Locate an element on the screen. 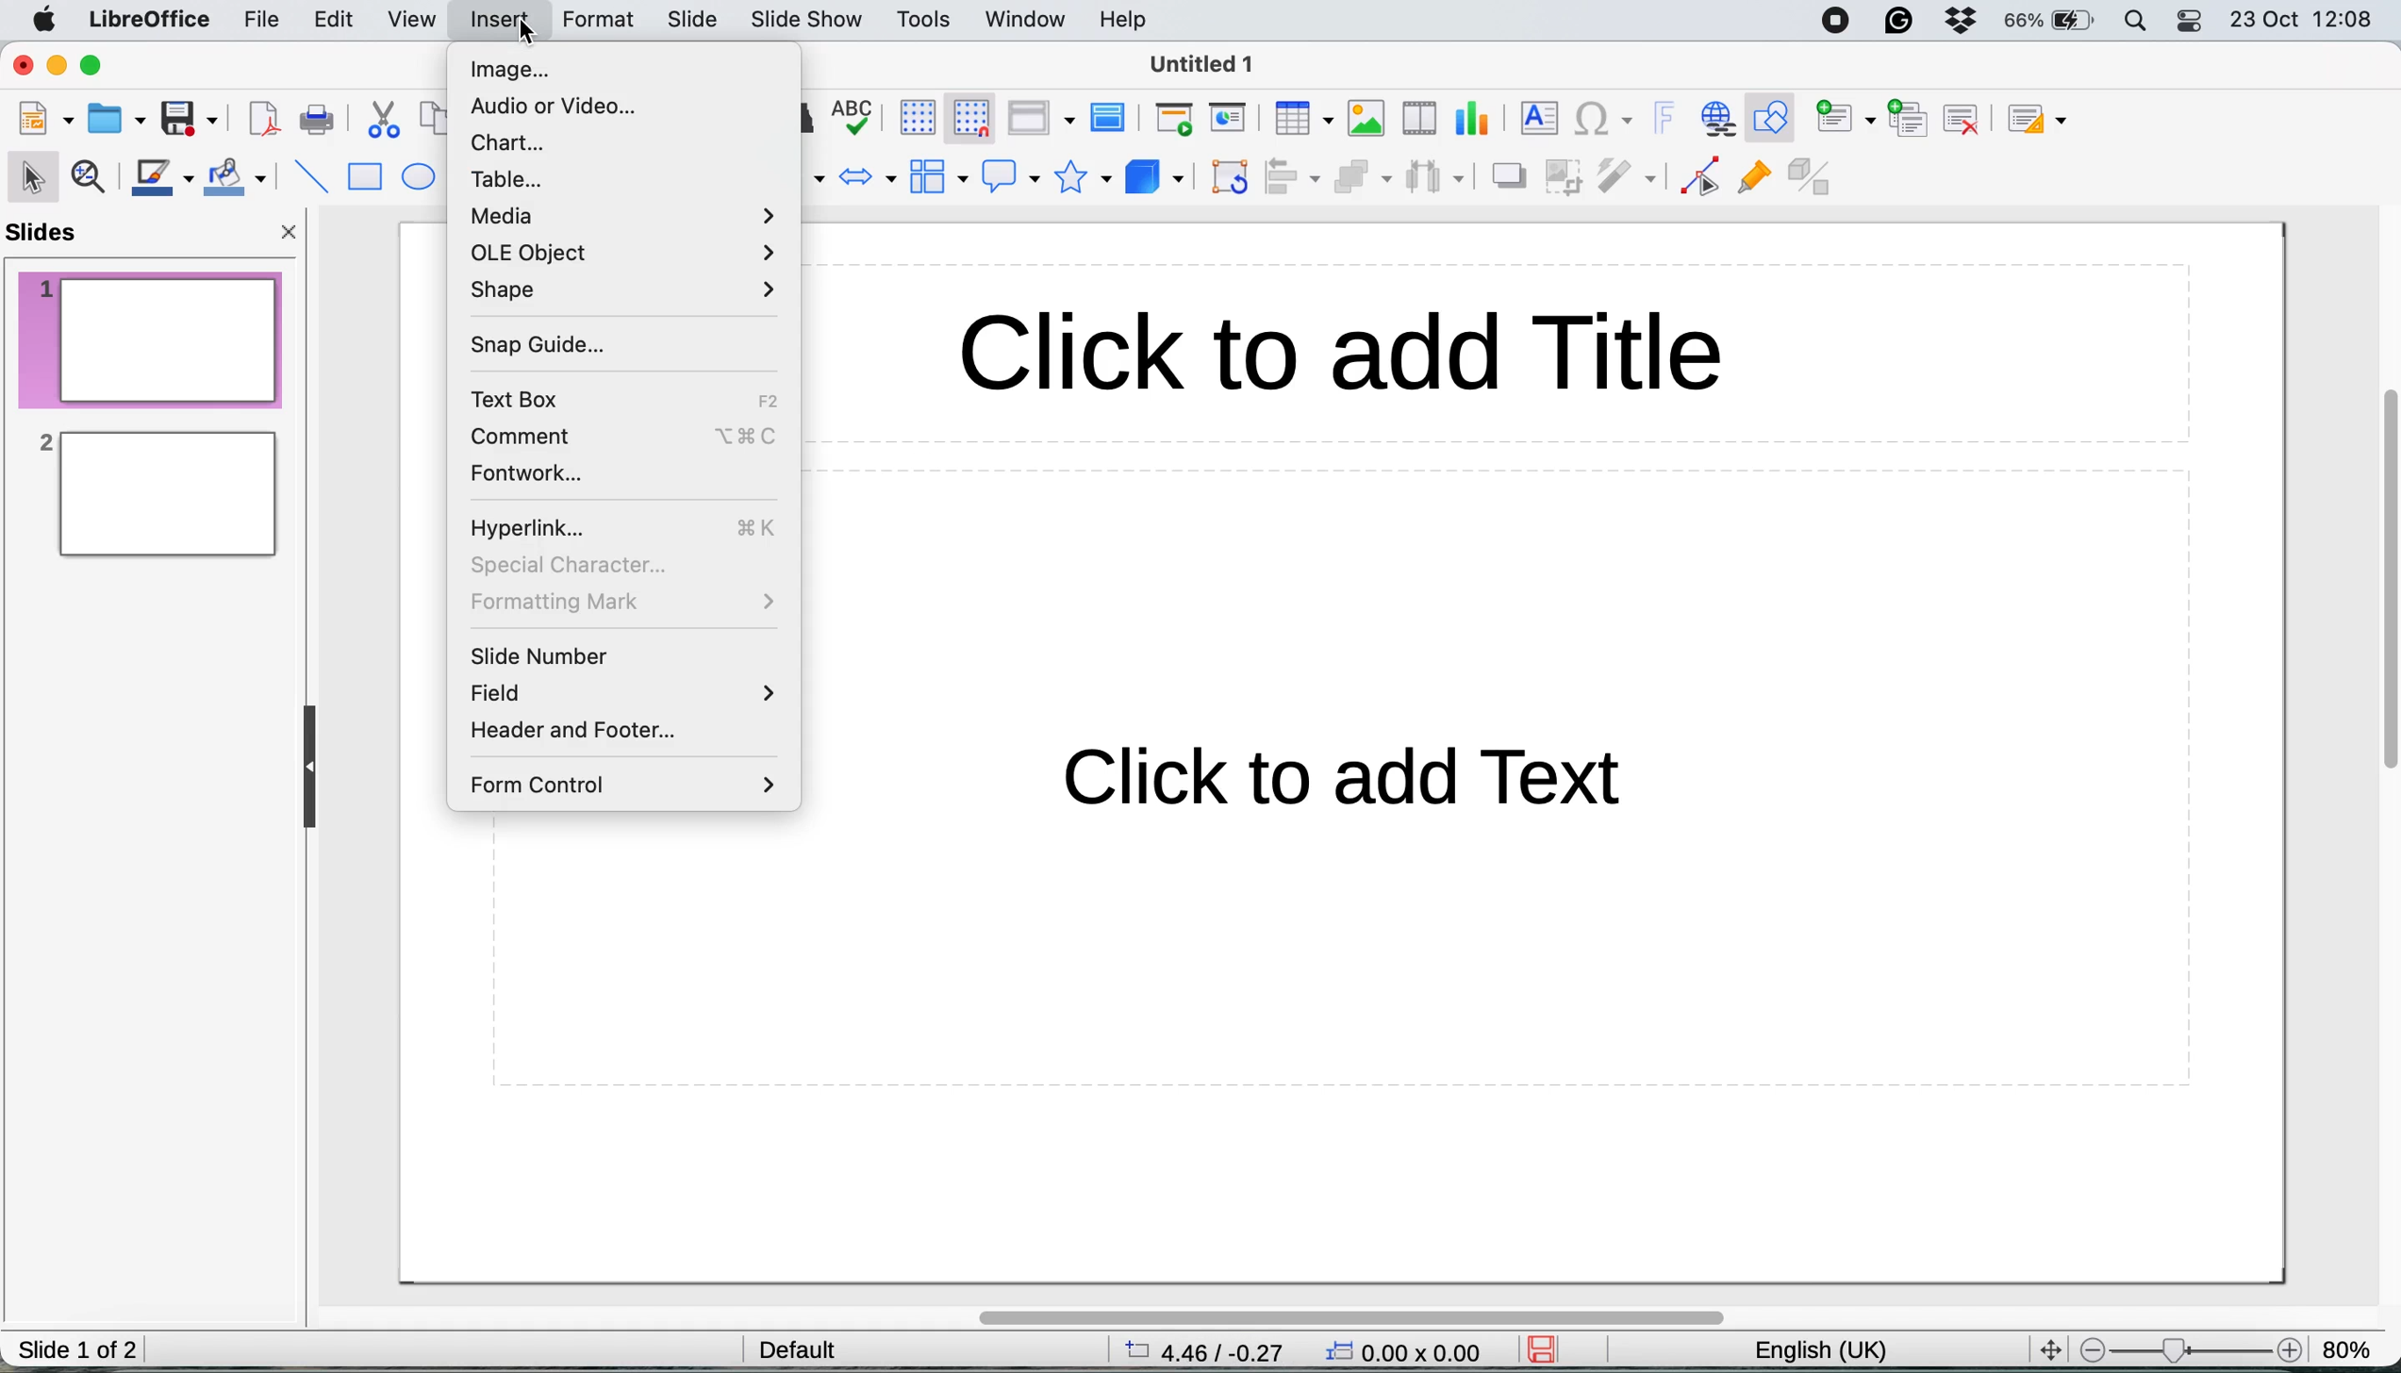 The height and width of the screenshot is (1373, 2401). fontwork is located at coordinates (527, 475).